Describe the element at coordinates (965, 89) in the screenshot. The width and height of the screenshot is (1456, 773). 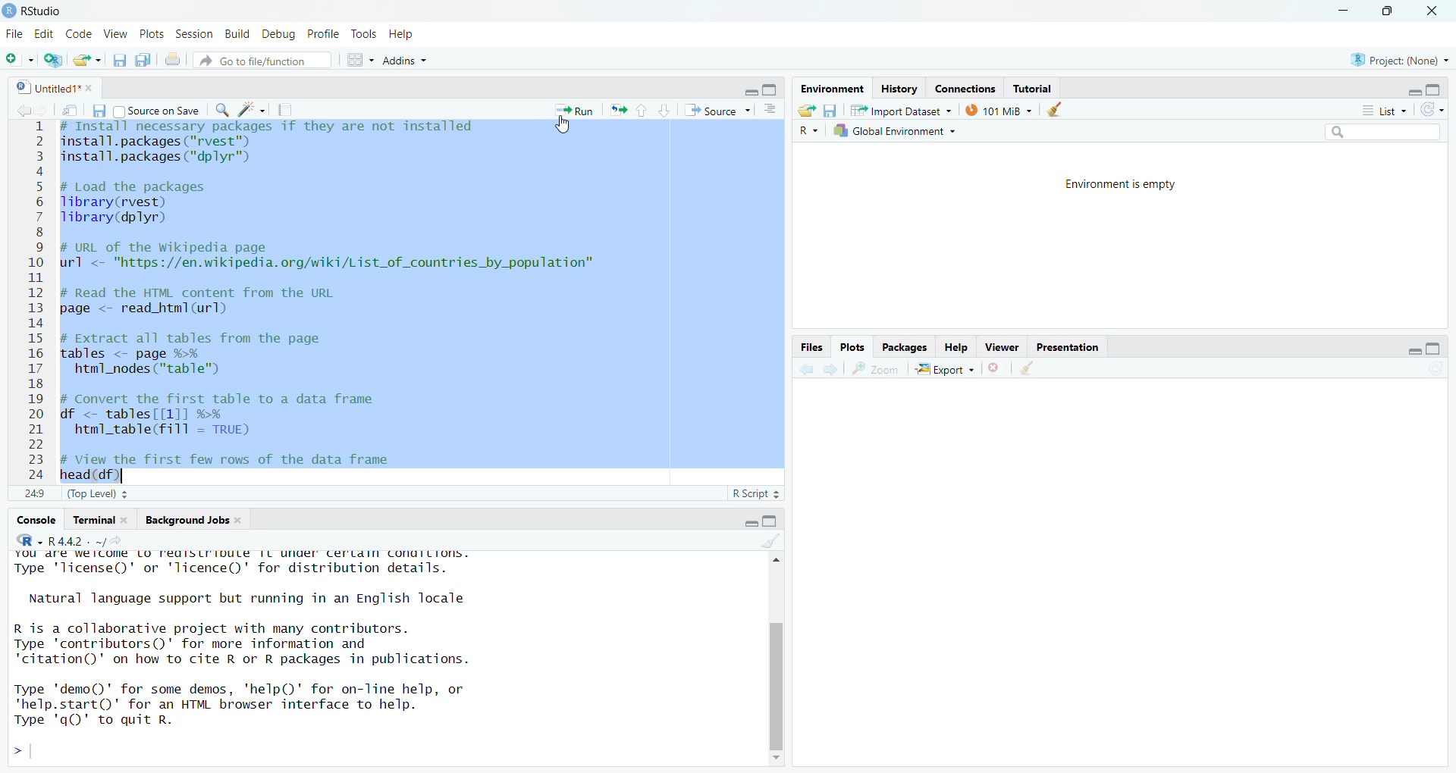
I see `Connections` at that location.